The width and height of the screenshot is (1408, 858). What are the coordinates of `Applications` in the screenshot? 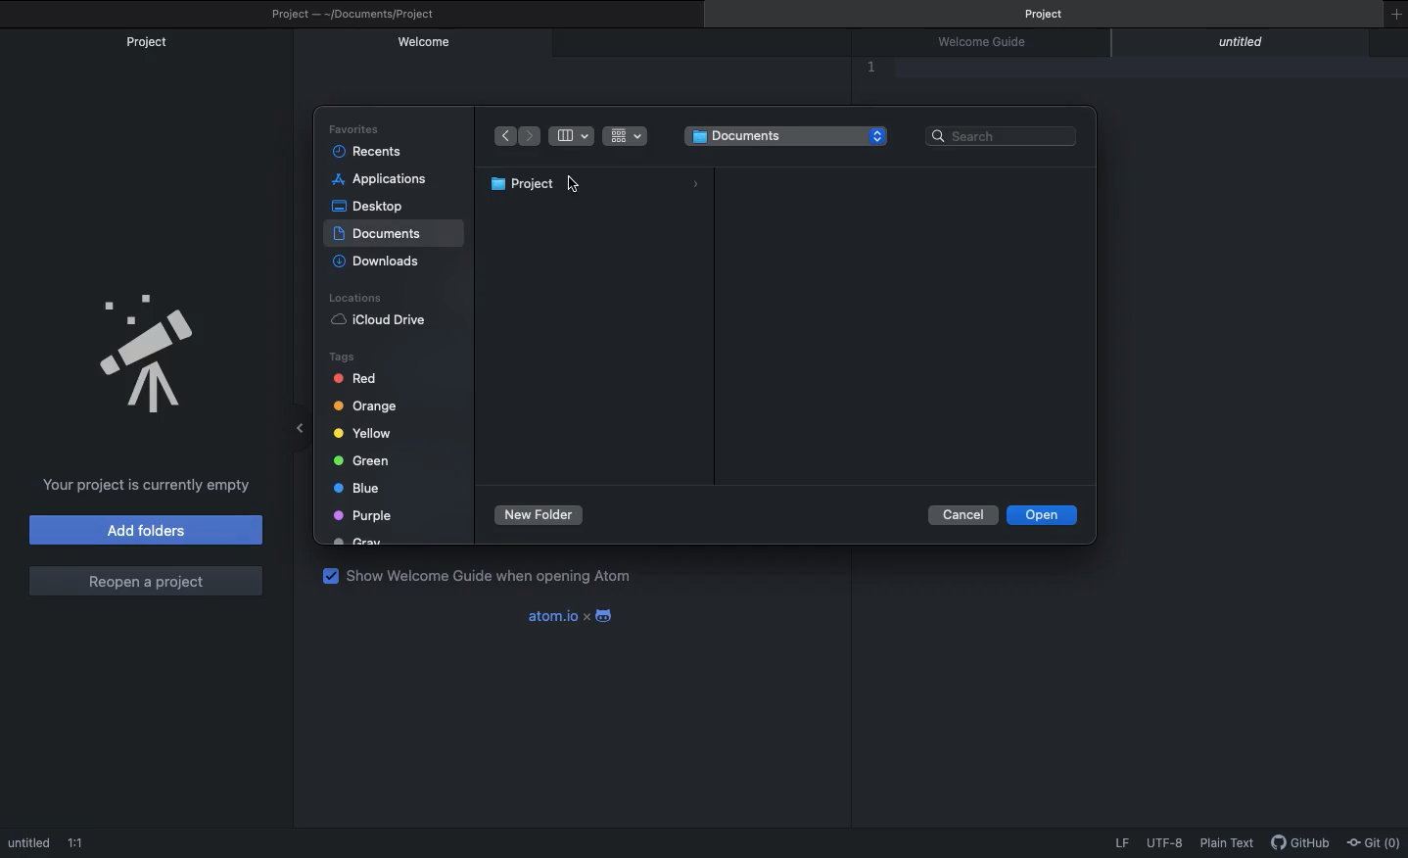 It's located at (384, 179).